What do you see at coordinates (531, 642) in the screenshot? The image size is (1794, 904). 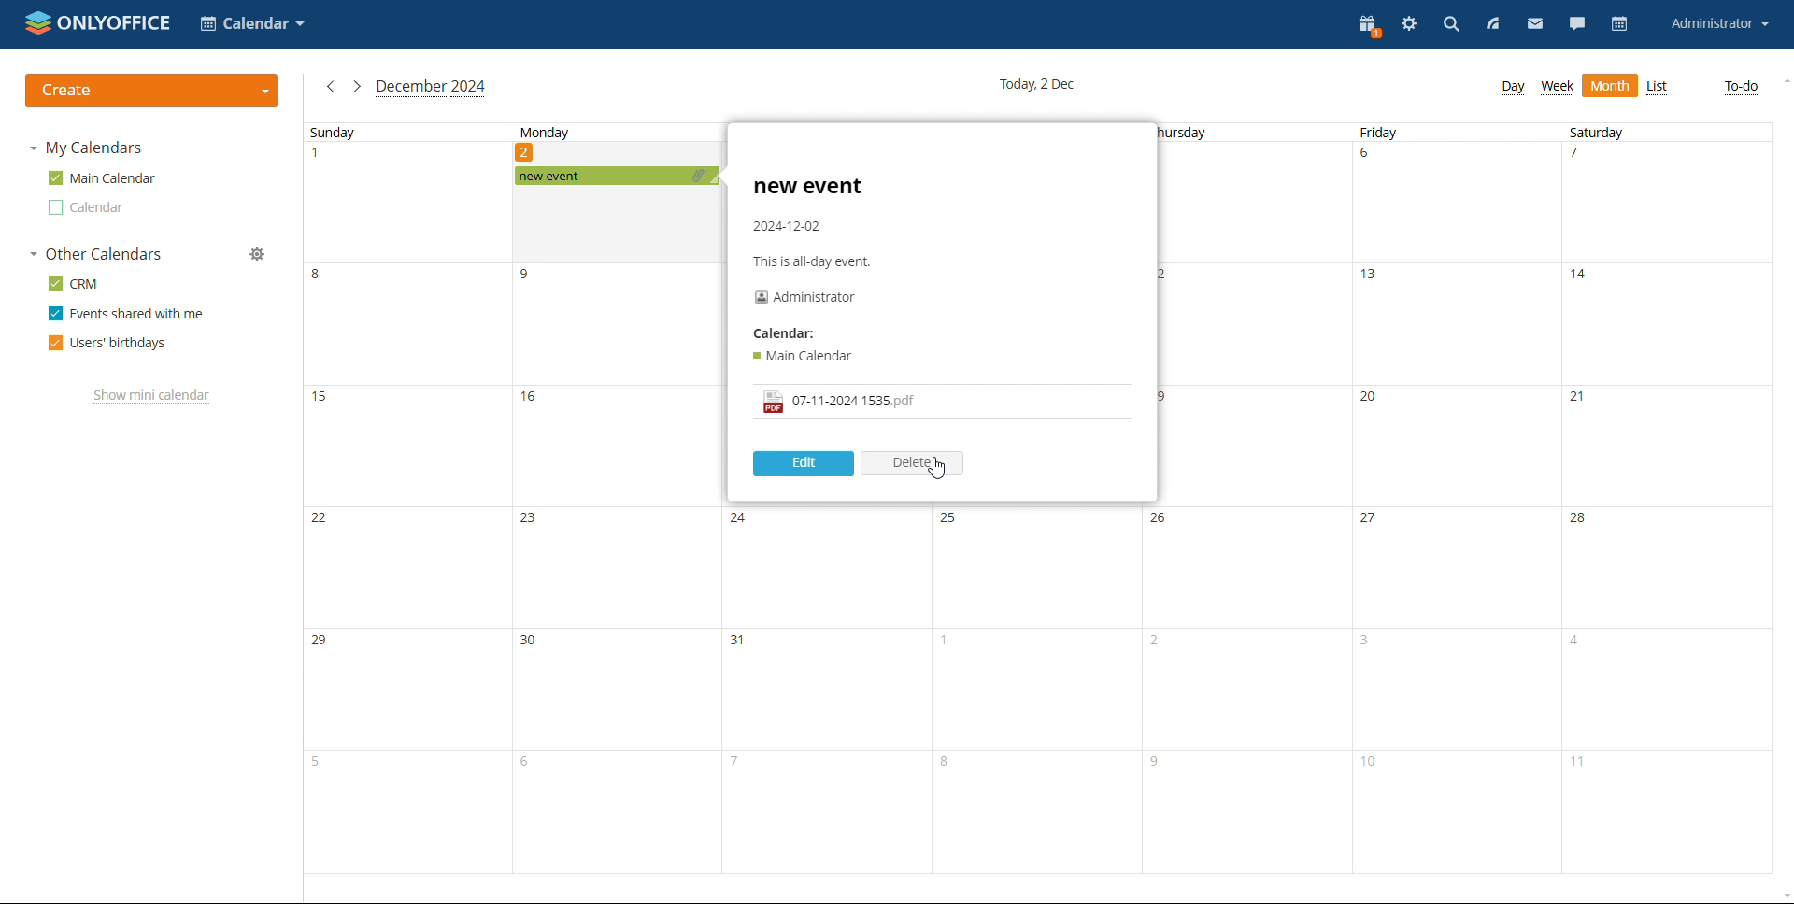 I see `30` at bounding box center [531, 642].